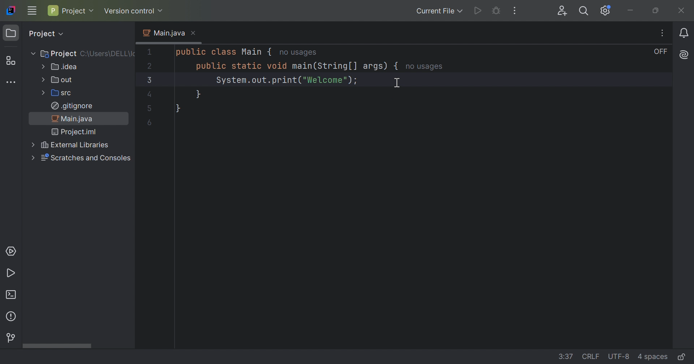 The image size is (694, 364). What do you see at coordinates (59, 67) in the screenshot?
I see `Idea` at bounding box center [59, 67].